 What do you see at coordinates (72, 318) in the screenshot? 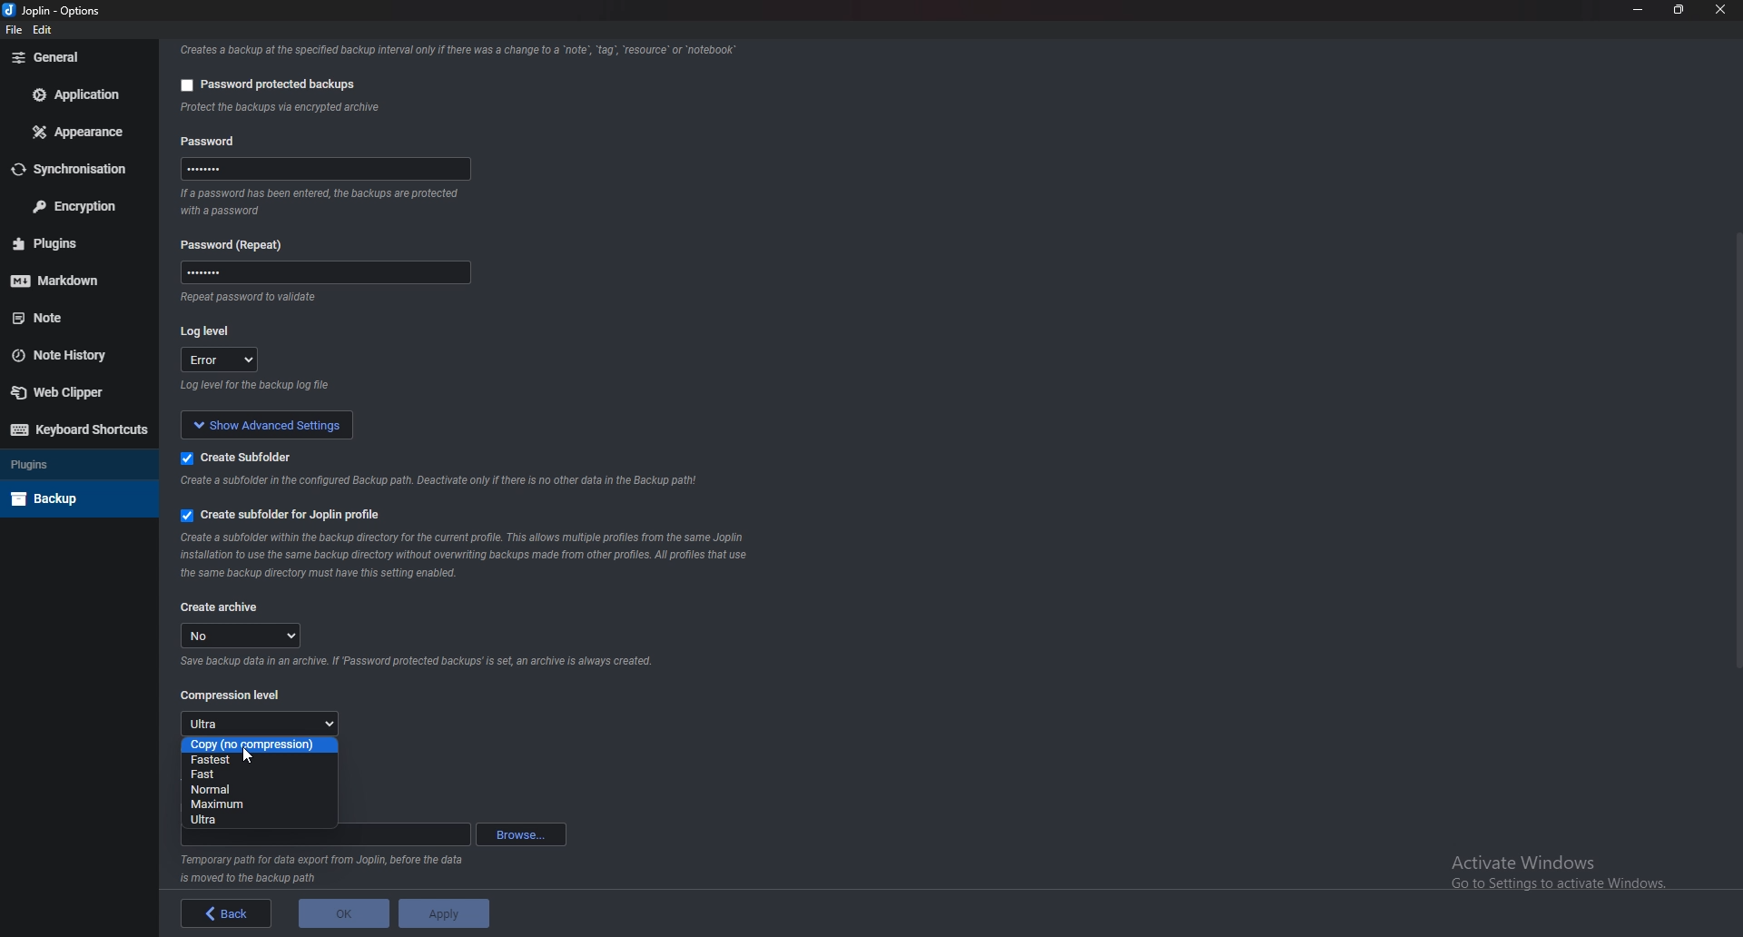
I see `note` at bounding box center [72, 318].